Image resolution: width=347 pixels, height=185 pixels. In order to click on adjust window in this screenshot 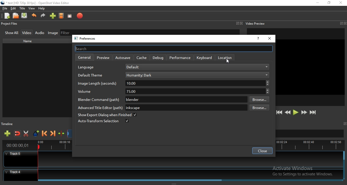, I will do `click(243, 72)`.